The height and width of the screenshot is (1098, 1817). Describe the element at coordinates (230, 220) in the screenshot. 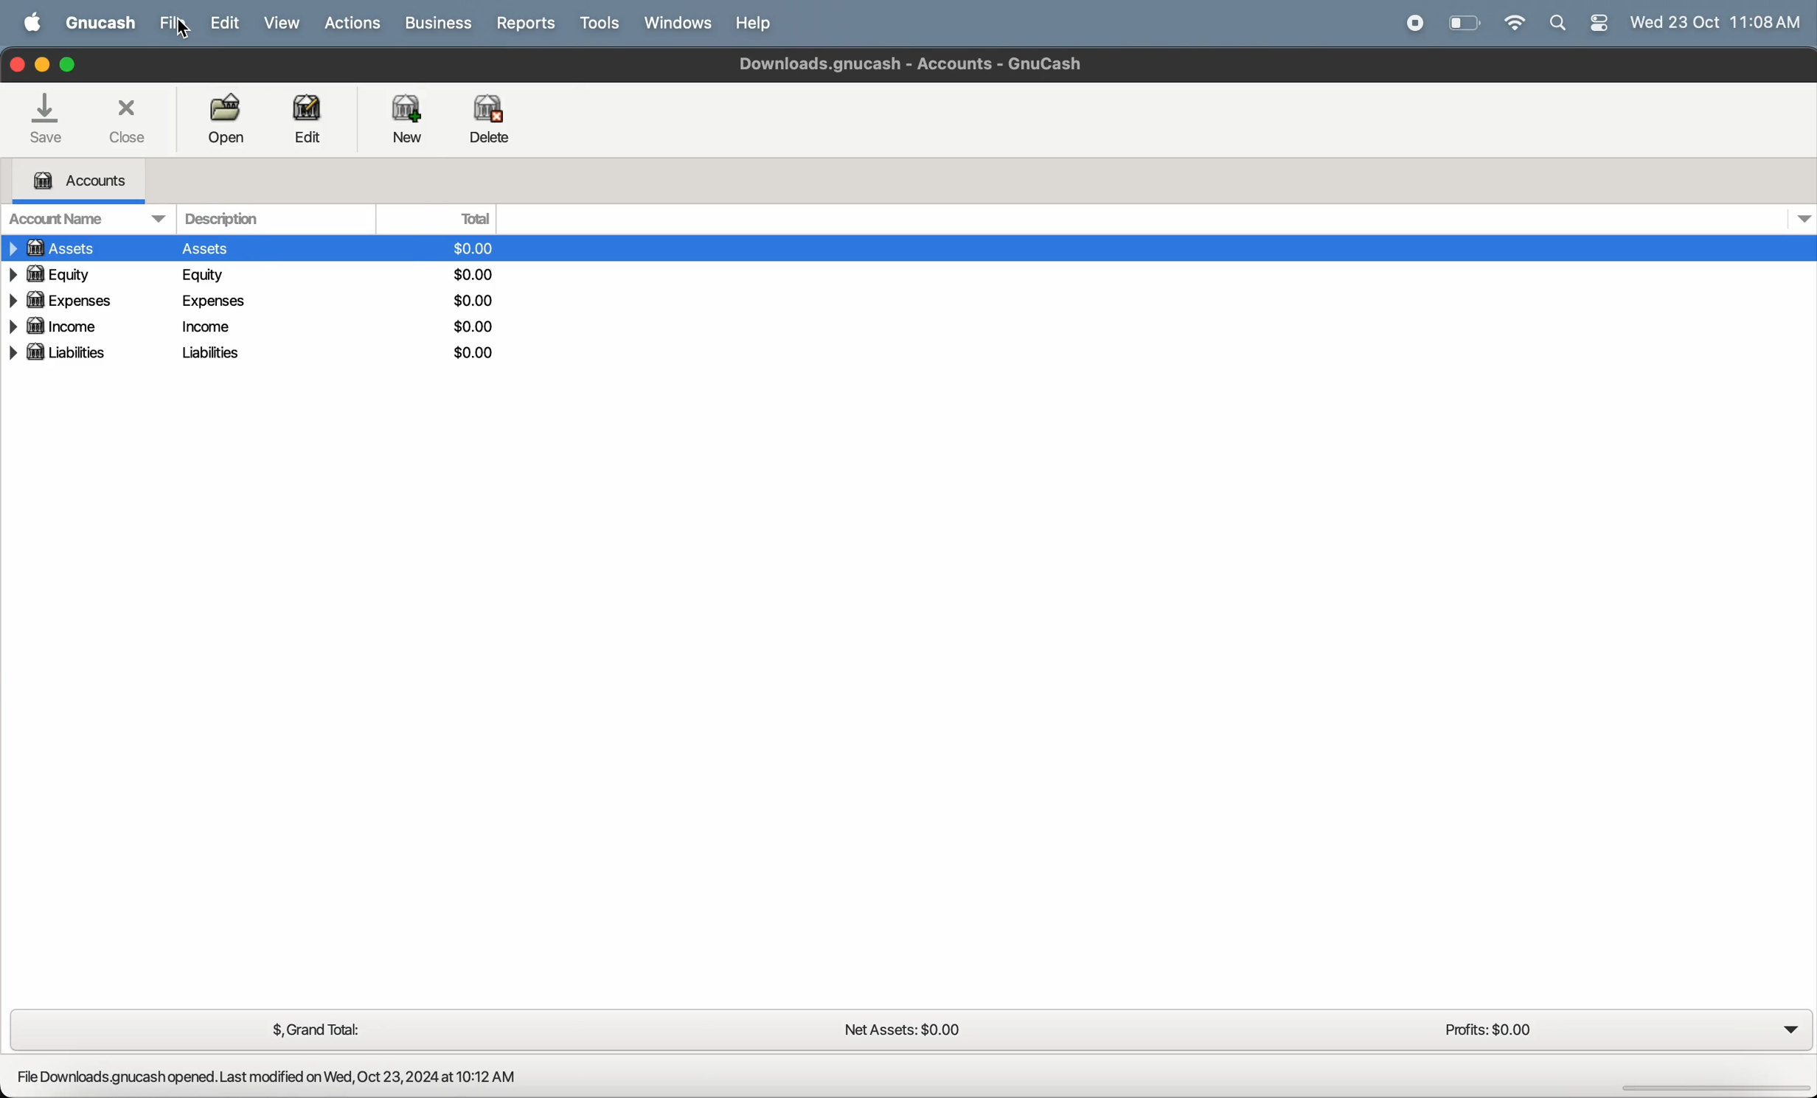

I see `description` at that location.